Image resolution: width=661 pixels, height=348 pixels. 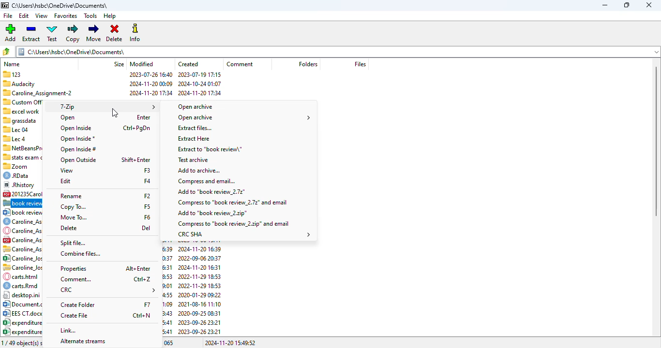 What do you see at coordinates (605, 5) in the screenshot?
I see `minimize` at bounding box center [605, 5].